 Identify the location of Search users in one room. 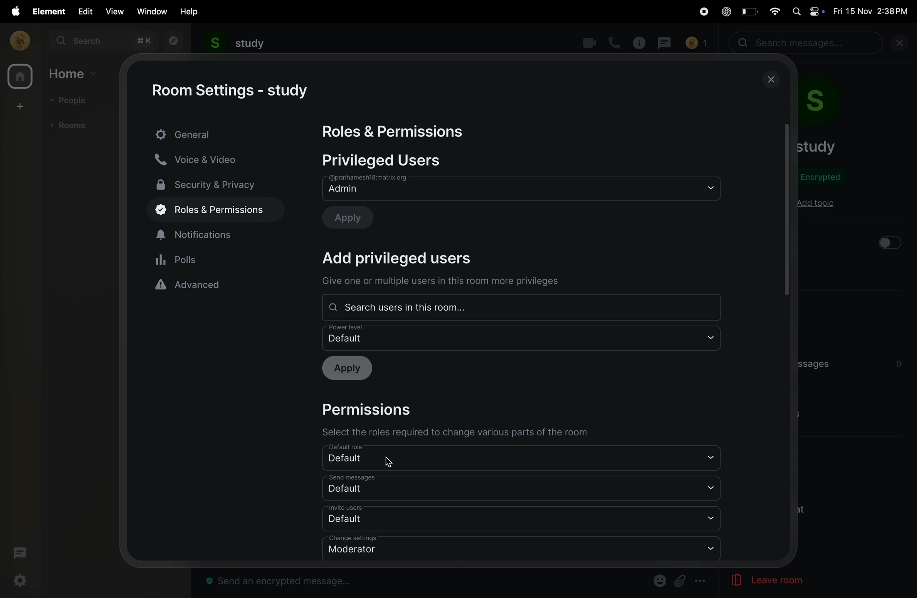
(519, 306).